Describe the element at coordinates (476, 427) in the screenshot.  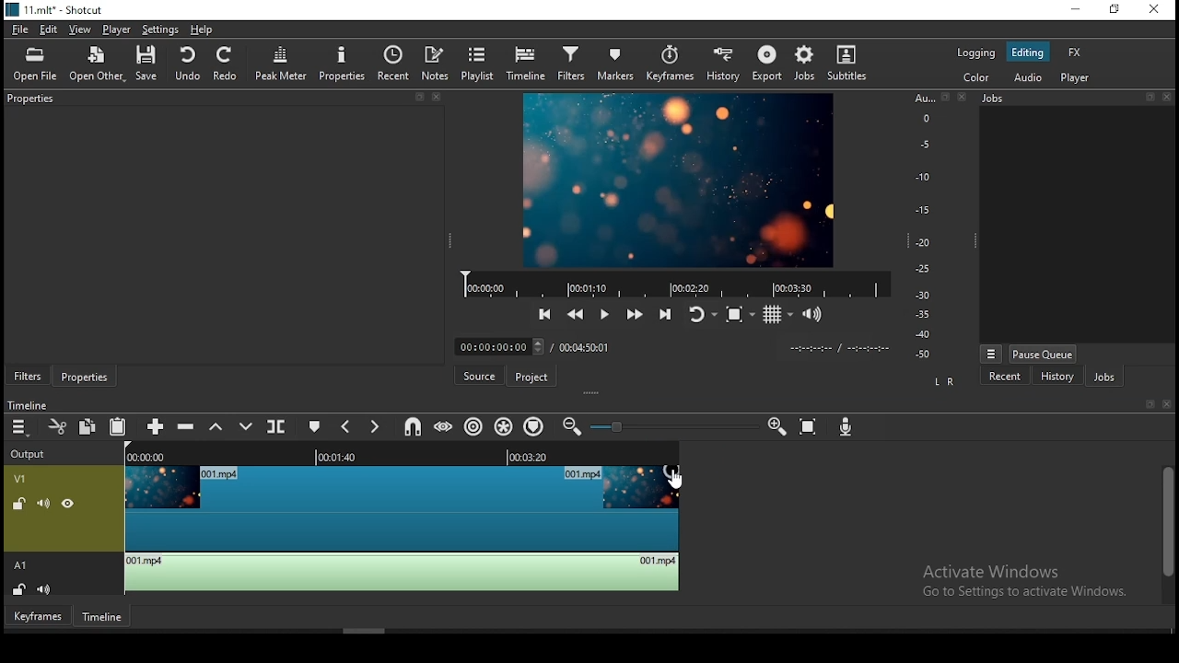
I see `ripple` at that location.